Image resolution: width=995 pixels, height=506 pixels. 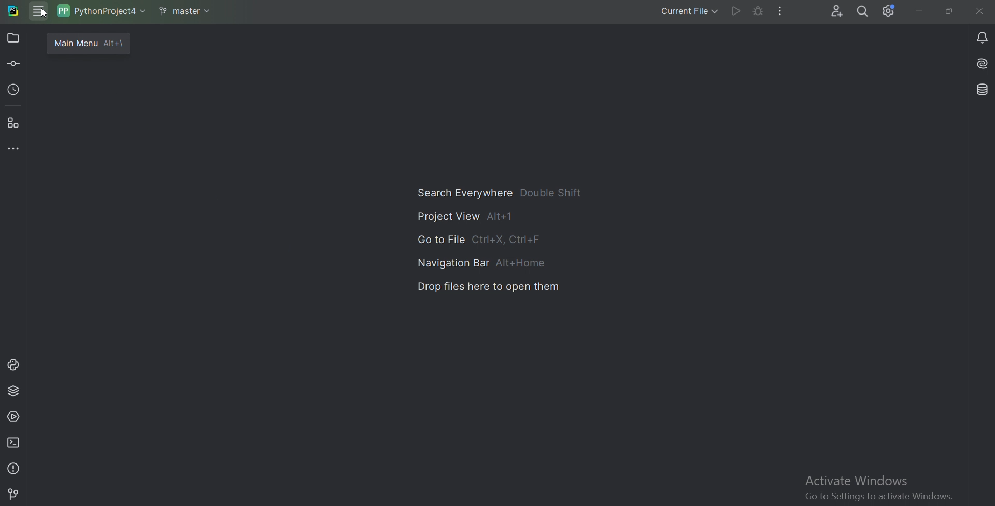 I want to click on Current file, so click(x=689, y=12).